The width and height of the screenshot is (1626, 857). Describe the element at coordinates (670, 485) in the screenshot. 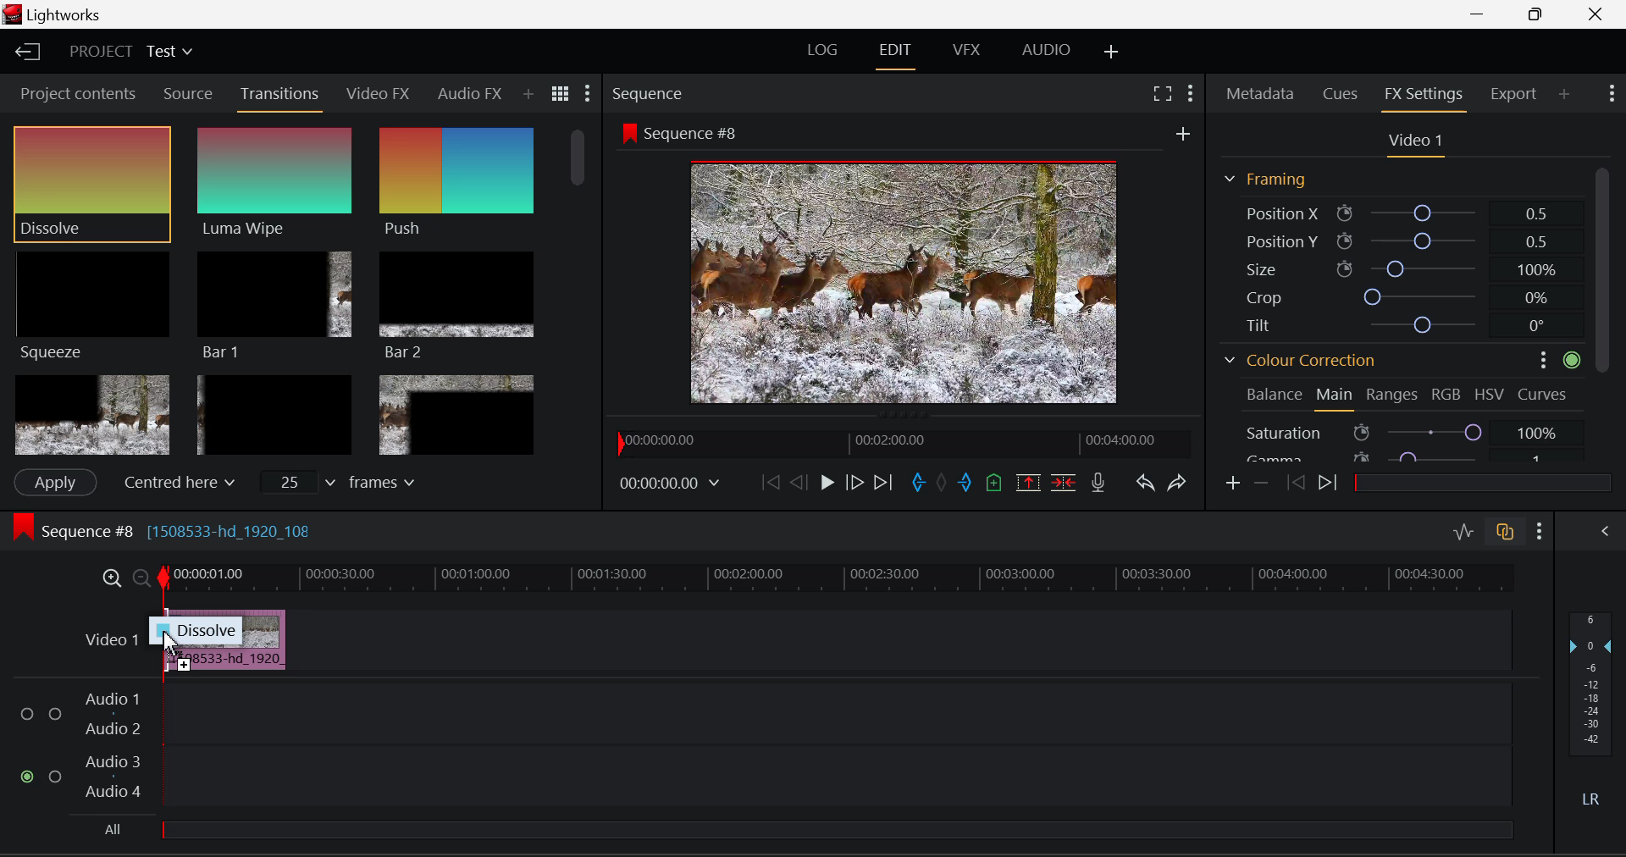

I see `Frame Time` at that location.